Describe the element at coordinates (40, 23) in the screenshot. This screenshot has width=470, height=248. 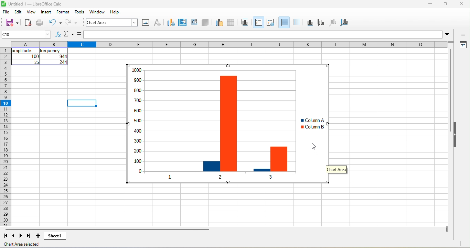
I see `print` at that location.